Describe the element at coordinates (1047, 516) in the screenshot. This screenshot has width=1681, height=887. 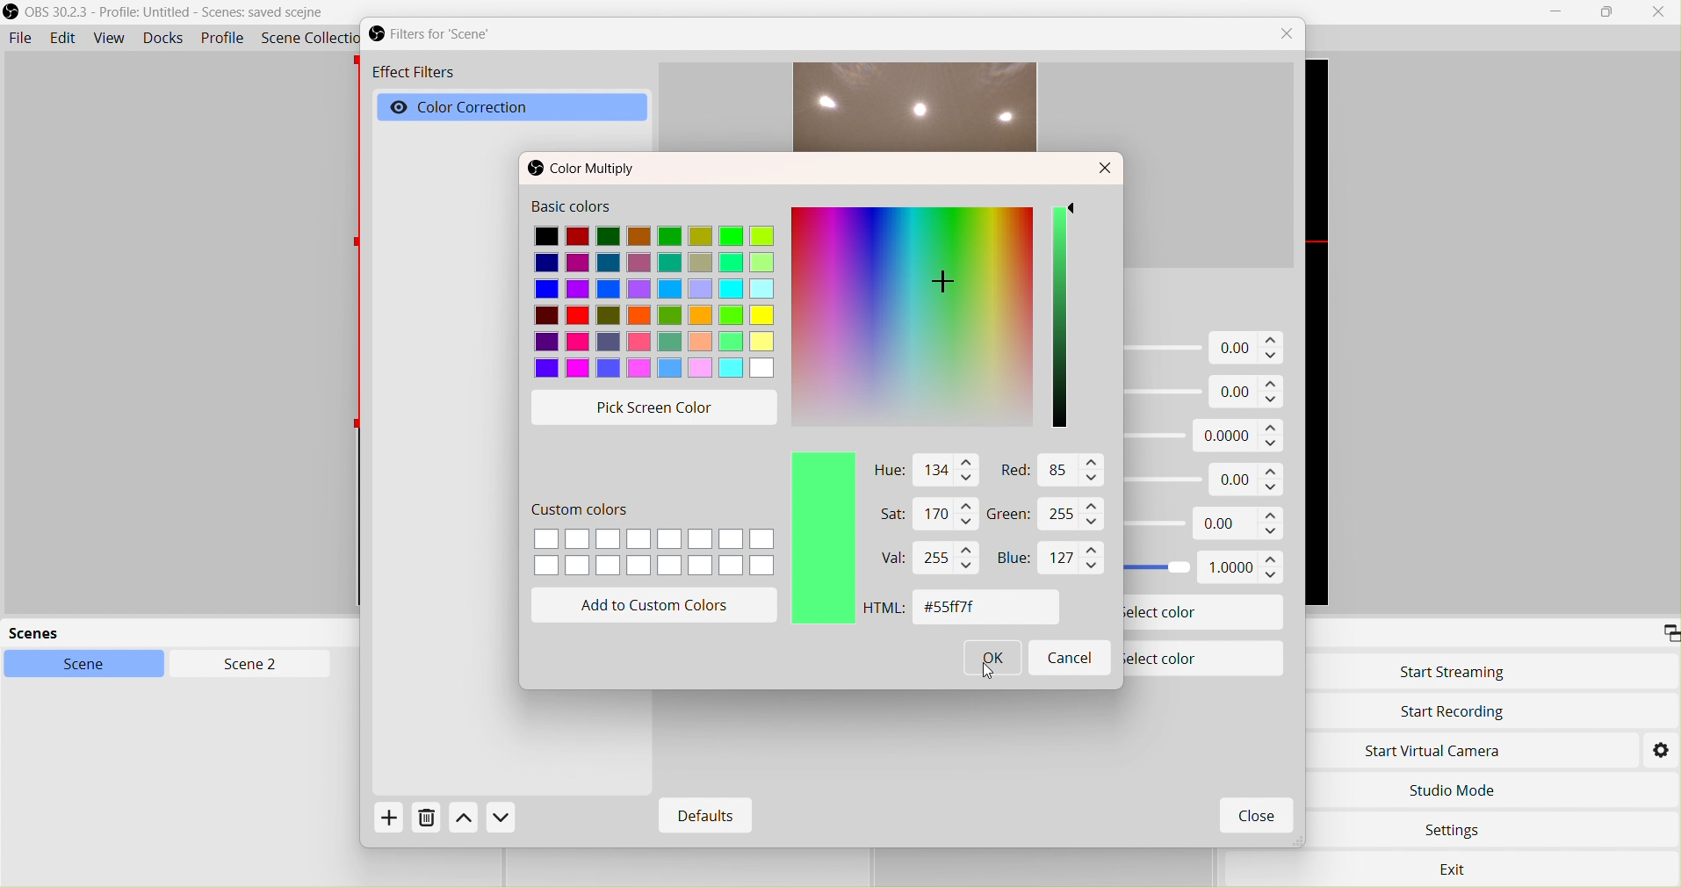
I see `Green: 255` at that location.